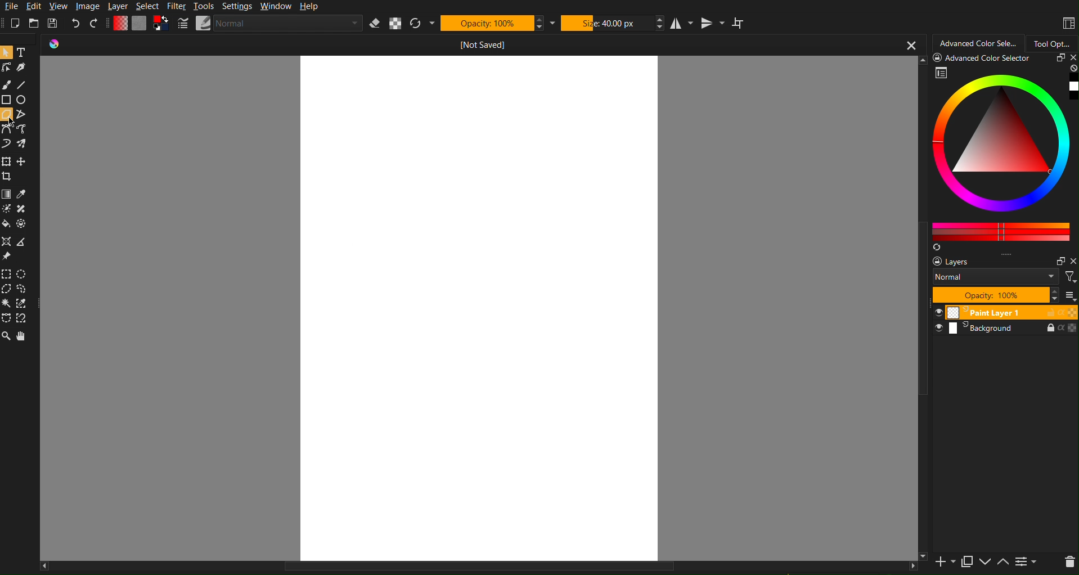  I want to click on draw a gradient, so click(7, 193).